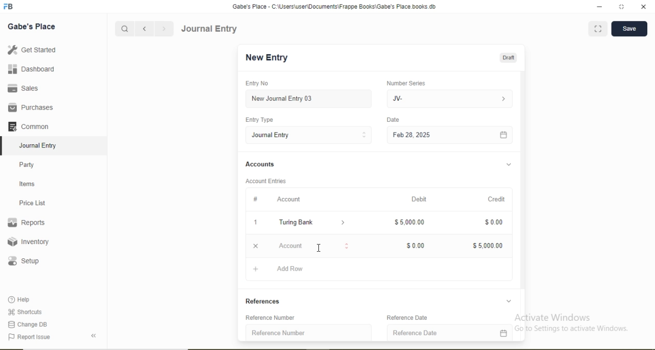  I want to click on #, so click(256, 199).